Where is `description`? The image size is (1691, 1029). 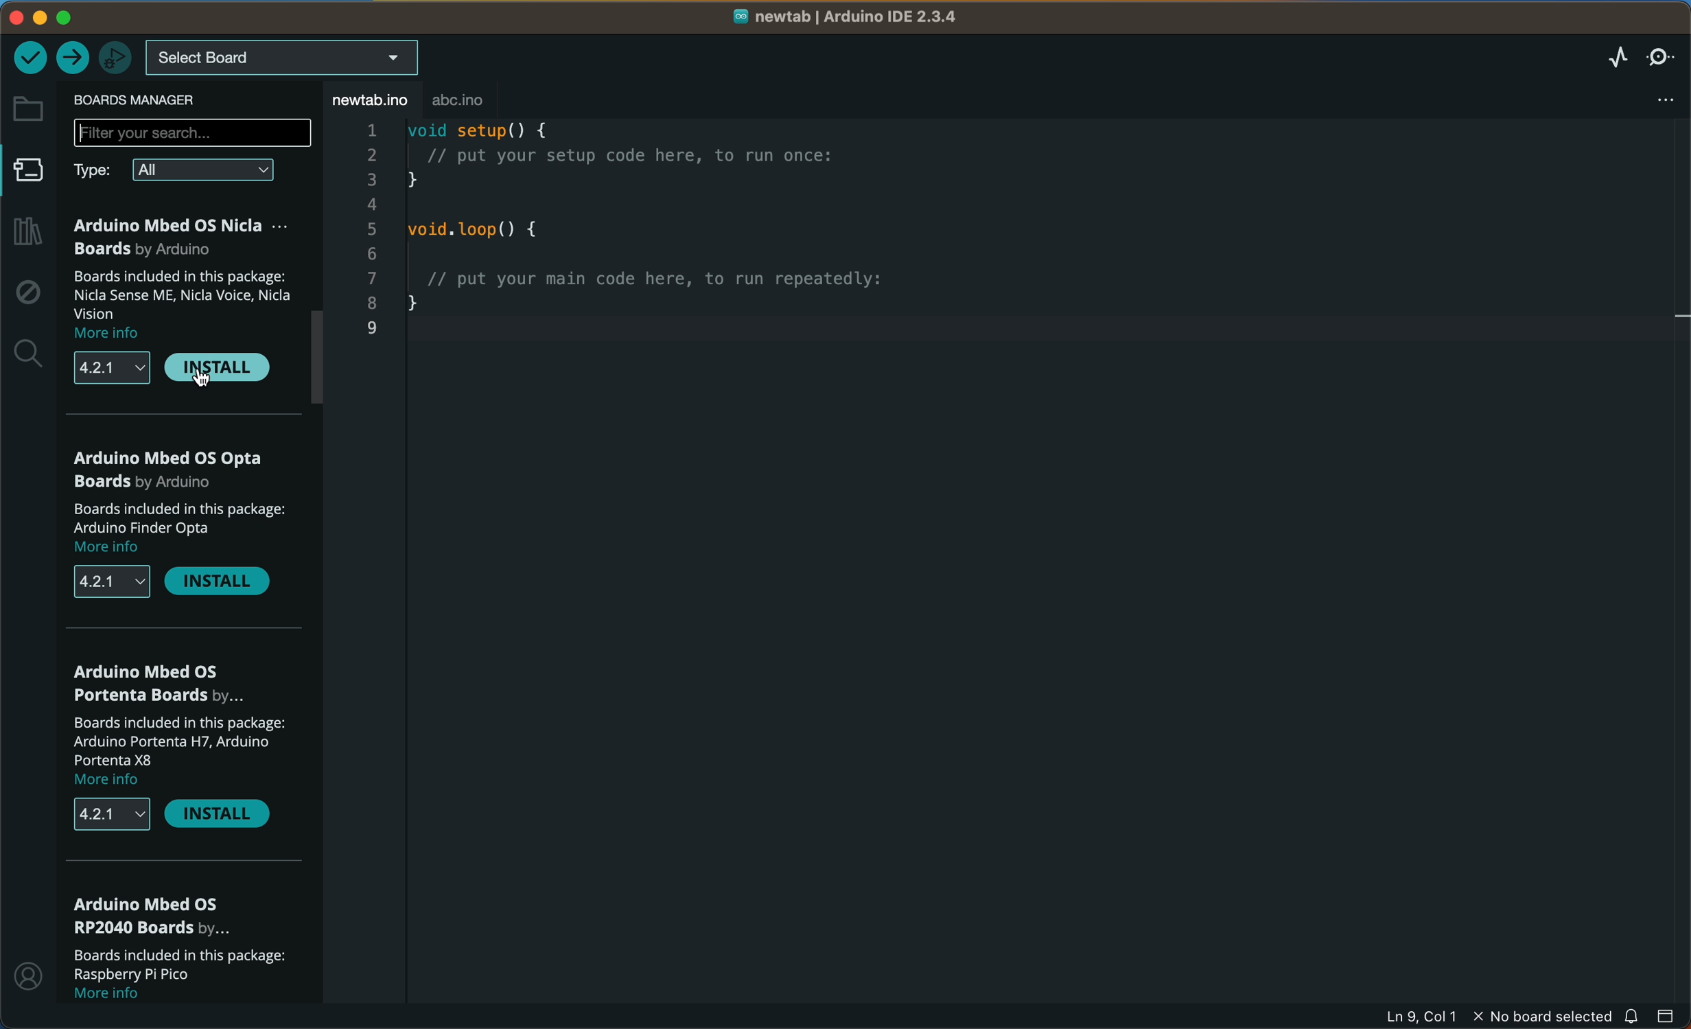 description is located at coordinates (180, 518).